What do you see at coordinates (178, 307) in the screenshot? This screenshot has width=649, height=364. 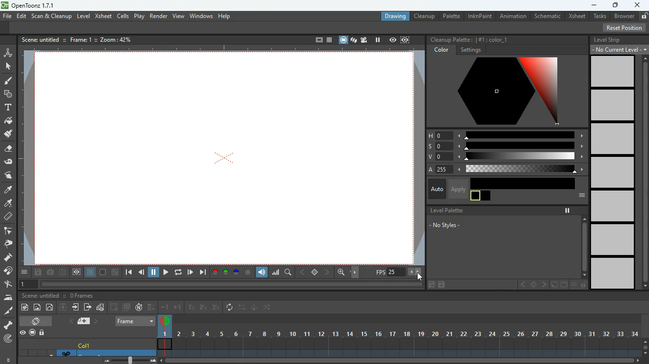 I see `+1` at bounding box center [178, 307].